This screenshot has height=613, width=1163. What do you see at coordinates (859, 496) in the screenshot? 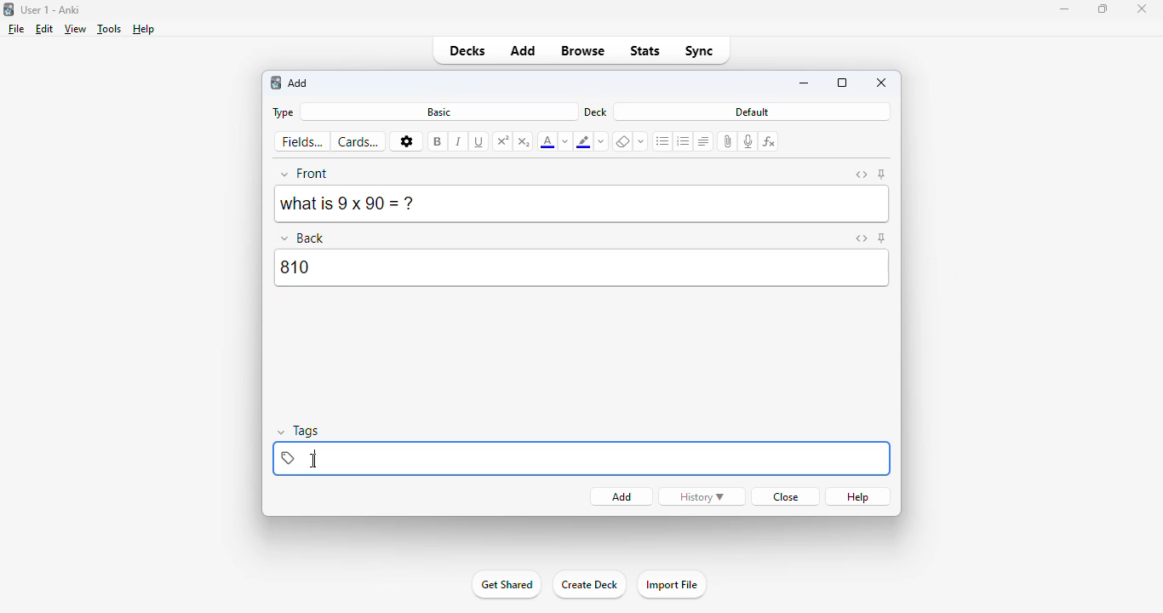
I see `help` at bounding box center [859, 496].